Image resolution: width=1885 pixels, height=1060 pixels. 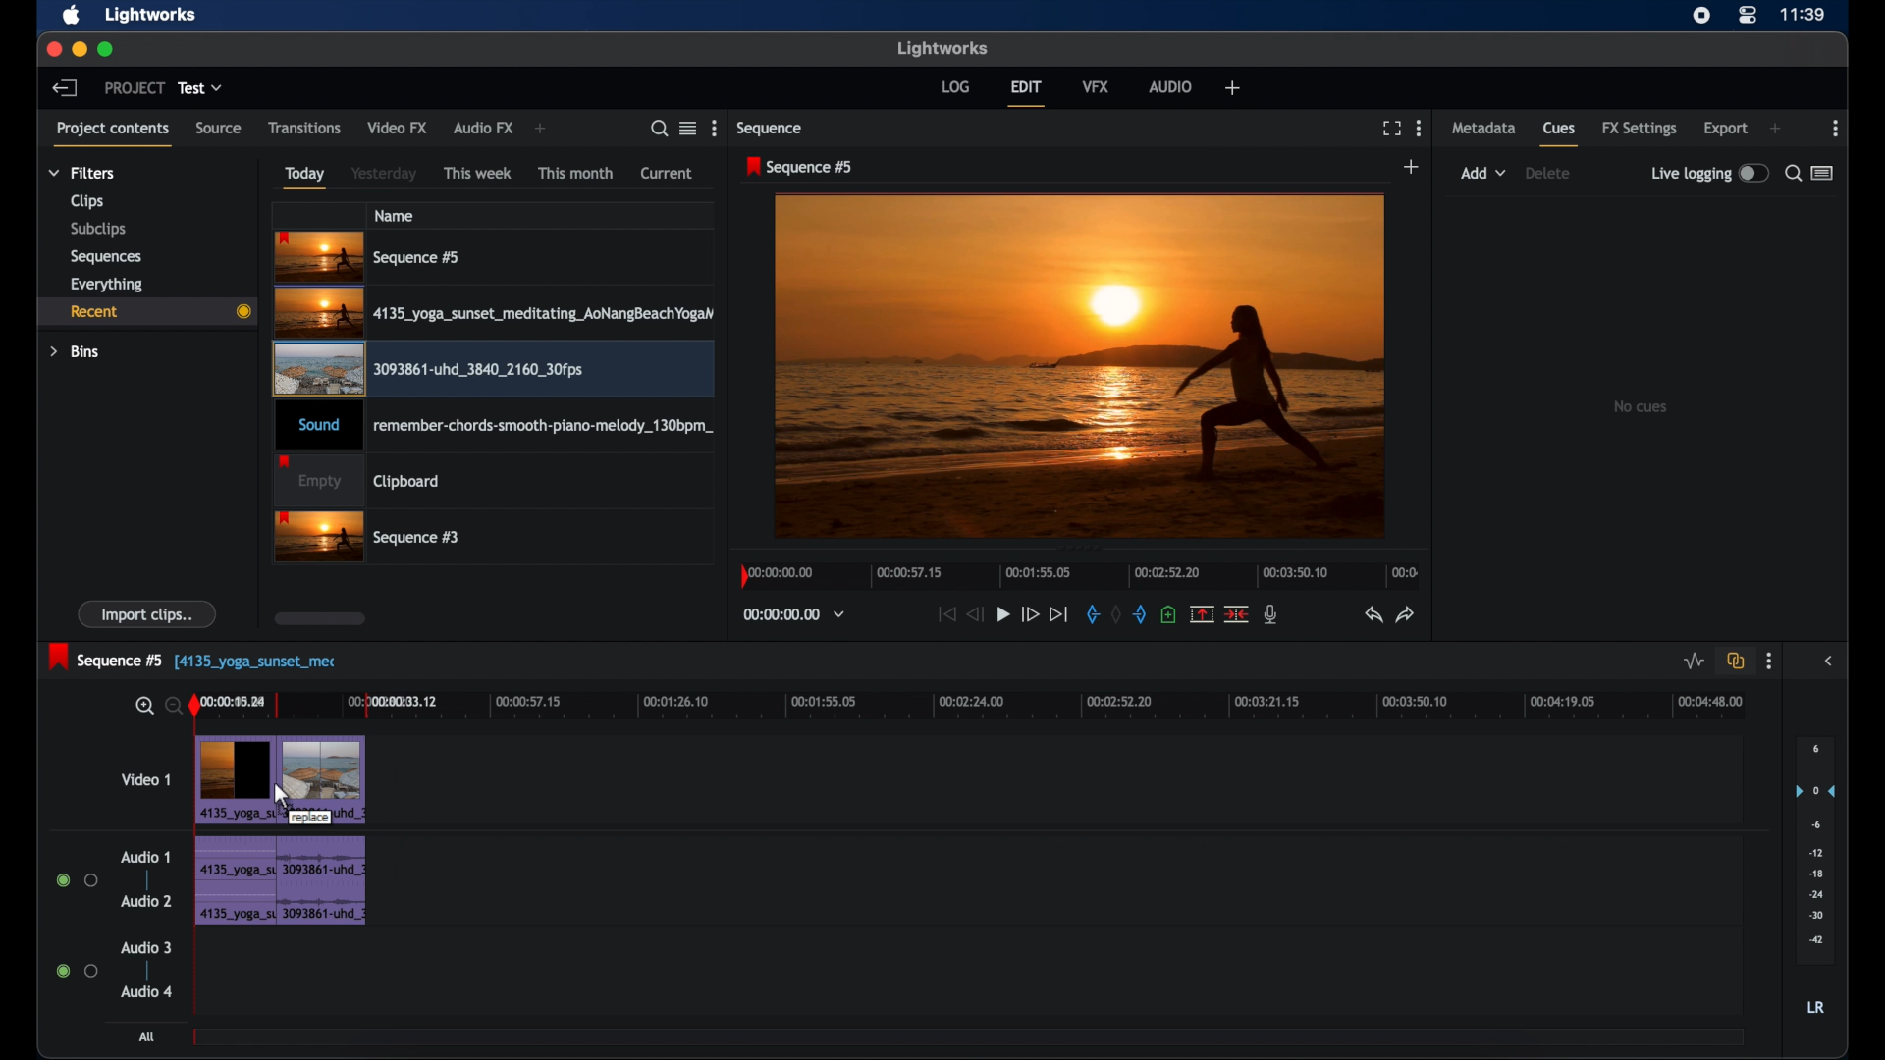 I want to click on lightworks, so click(x=151, y=15).